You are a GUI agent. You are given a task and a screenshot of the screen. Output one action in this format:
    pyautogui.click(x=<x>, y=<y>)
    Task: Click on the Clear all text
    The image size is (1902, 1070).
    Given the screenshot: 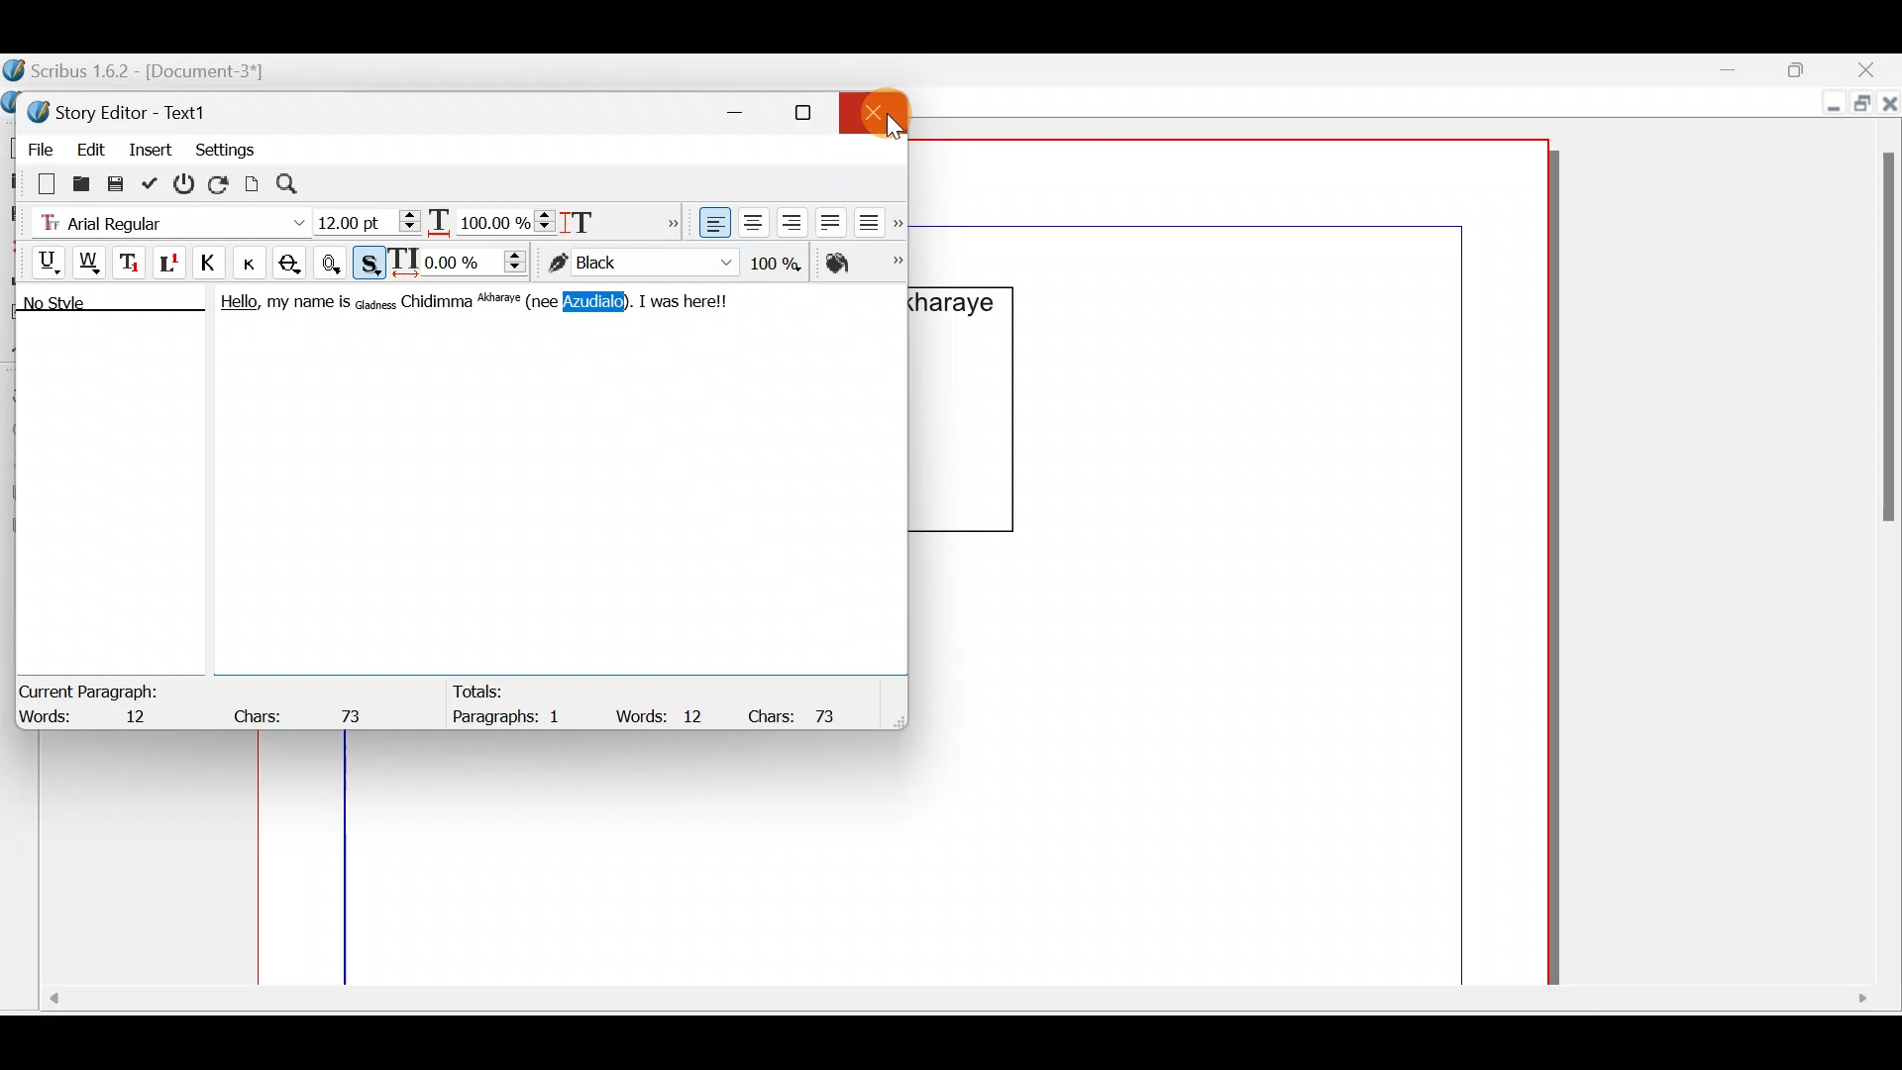 What is the action you would take?
    pyautogui.click(x=37, y=182)
    